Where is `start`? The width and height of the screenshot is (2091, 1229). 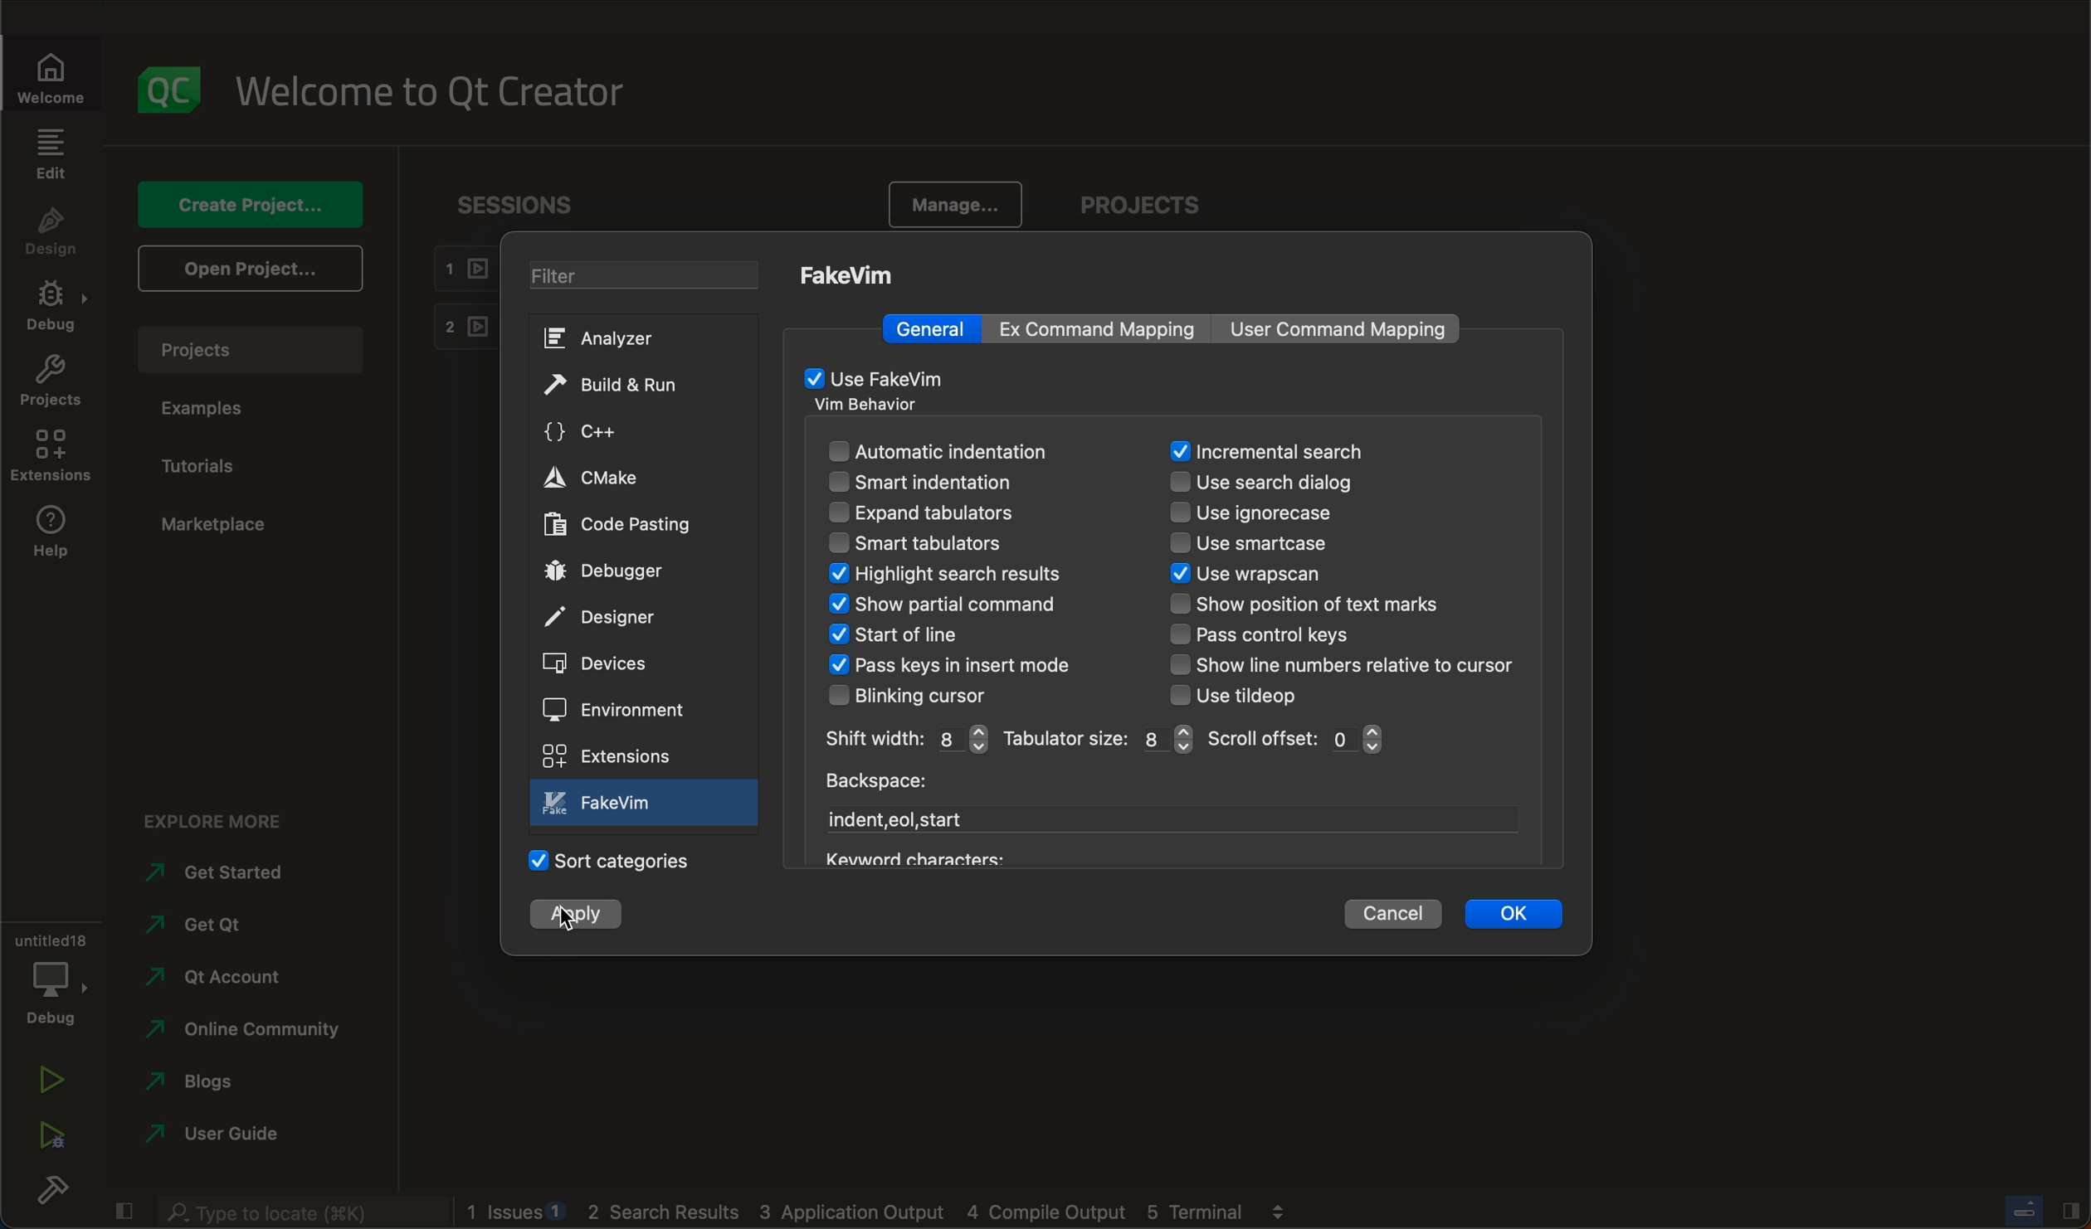 start is located at coordinates (892, 819).